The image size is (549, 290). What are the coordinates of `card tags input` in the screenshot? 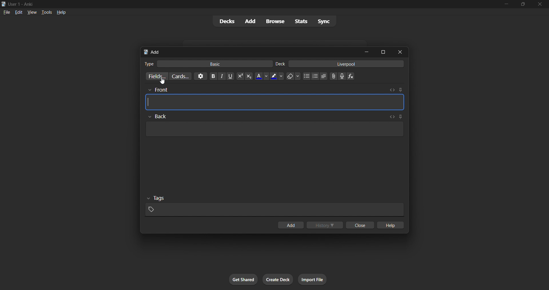 It's located at (274, 210).